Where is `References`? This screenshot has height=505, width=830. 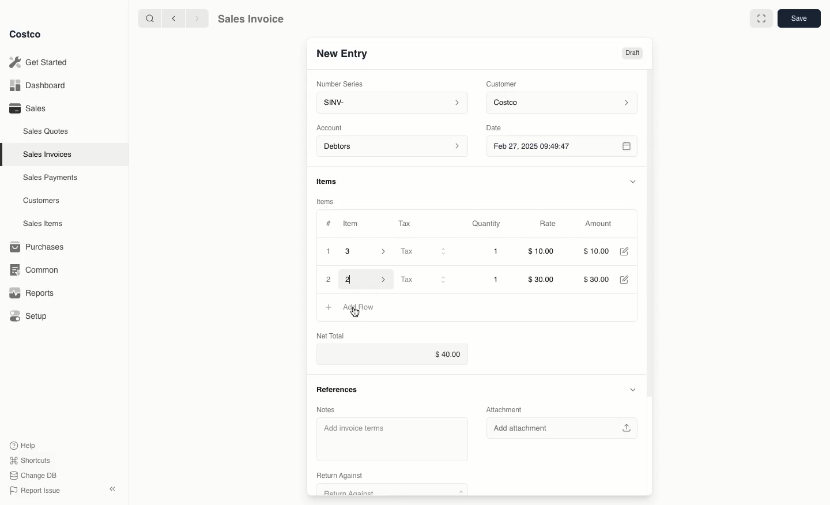
References is located at coordinates (341, 388).